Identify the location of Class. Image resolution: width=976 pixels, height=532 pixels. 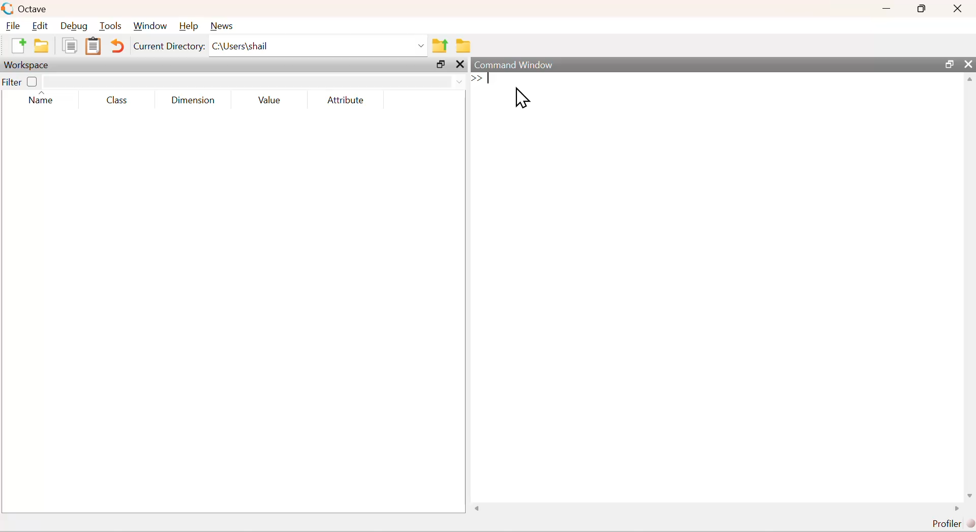
(117, 99).